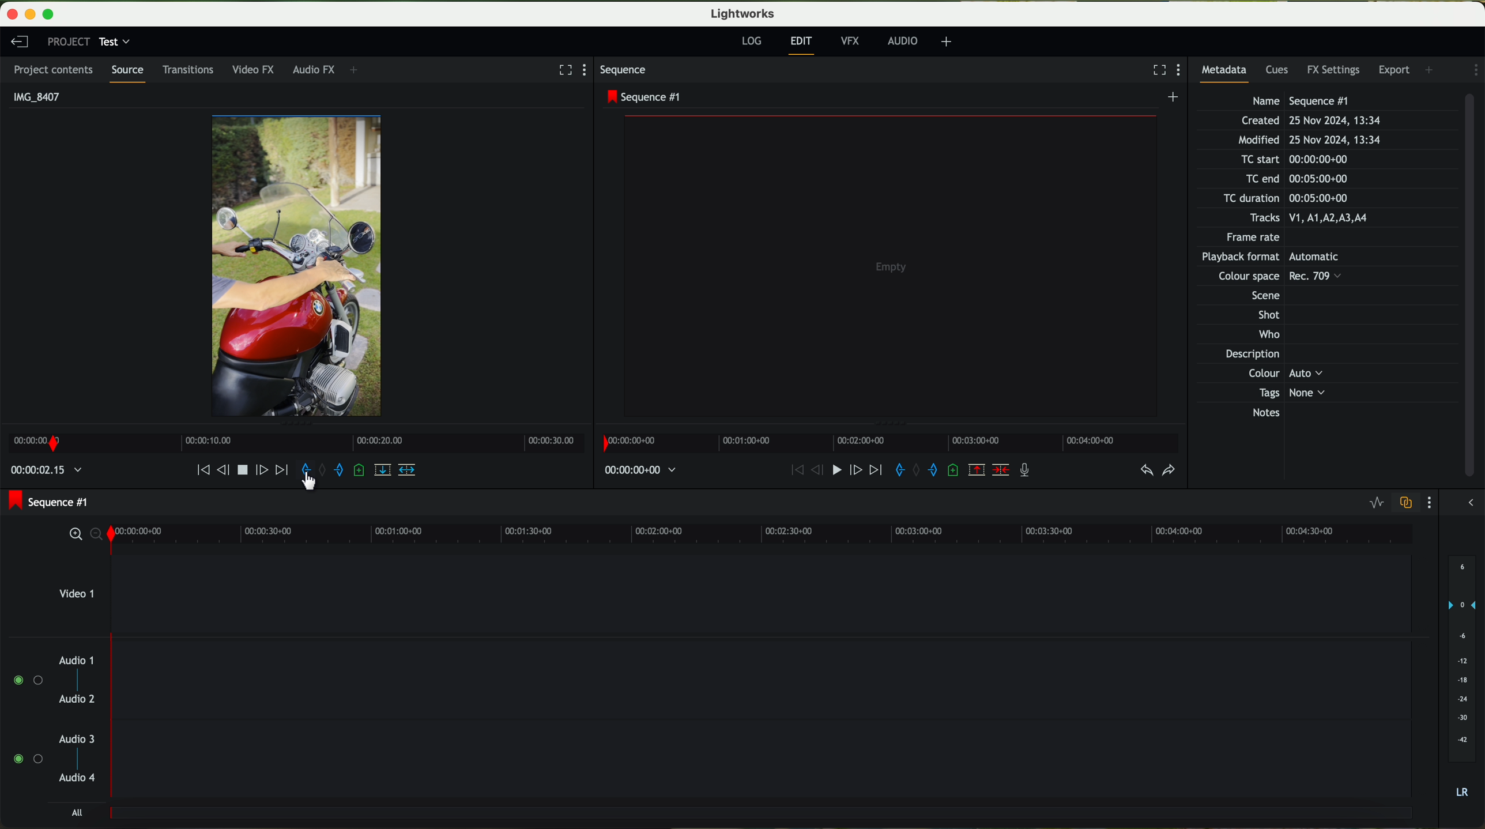  I want to click on show settings menu, so click(1432, 503).